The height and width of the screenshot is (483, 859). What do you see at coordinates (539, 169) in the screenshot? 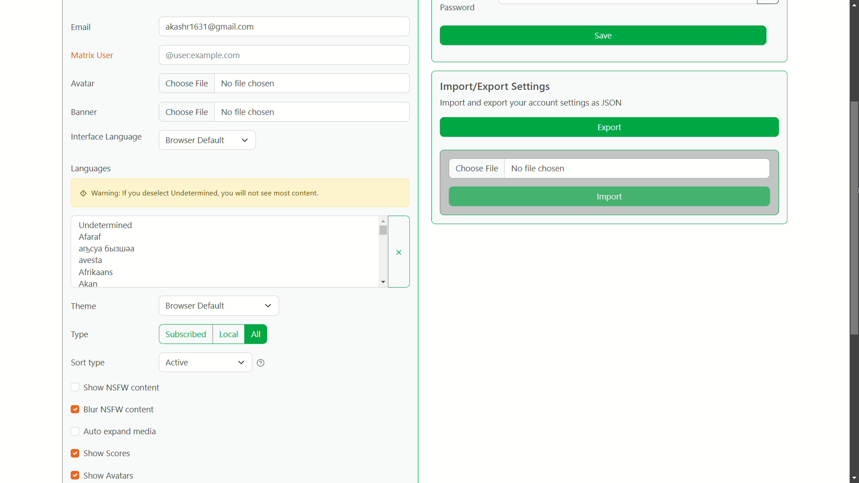
I see `no file chosen` at bounding box center [539, 169].